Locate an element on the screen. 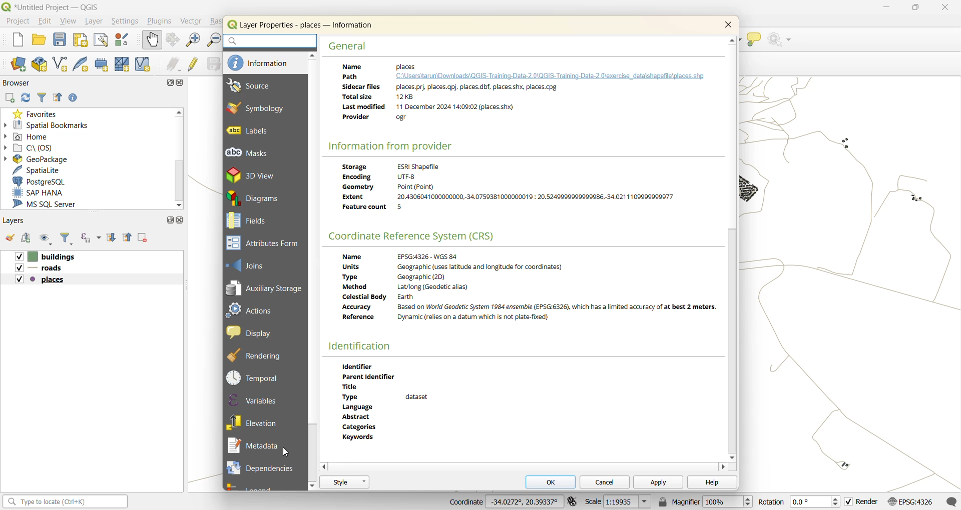  crs is located at coordinates (910, 501).